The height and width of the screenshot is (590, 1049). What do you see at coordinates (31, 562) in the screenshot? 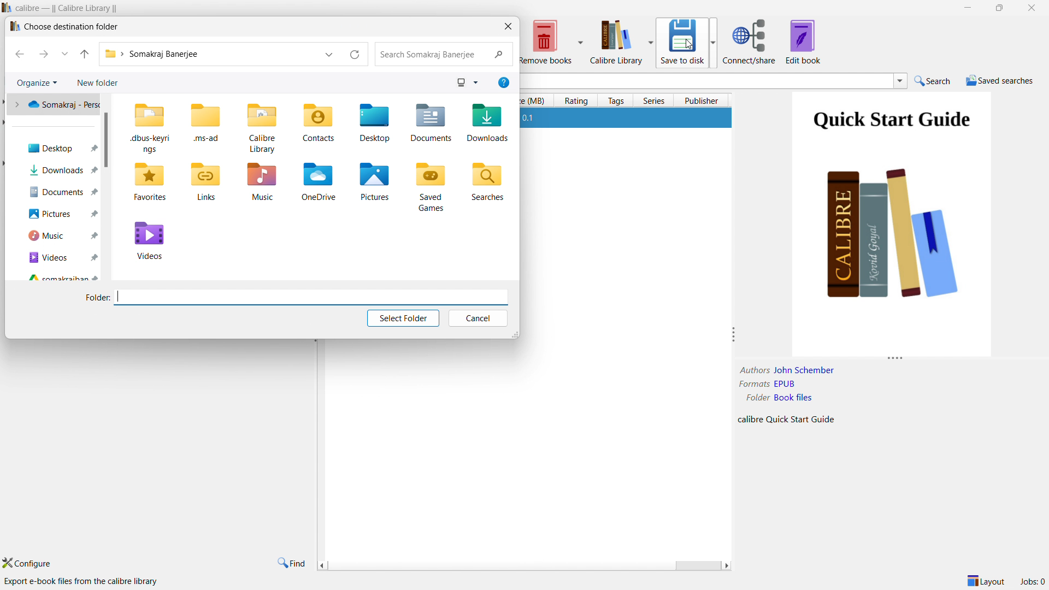
I see `configure` at bounding box center [31, 562].